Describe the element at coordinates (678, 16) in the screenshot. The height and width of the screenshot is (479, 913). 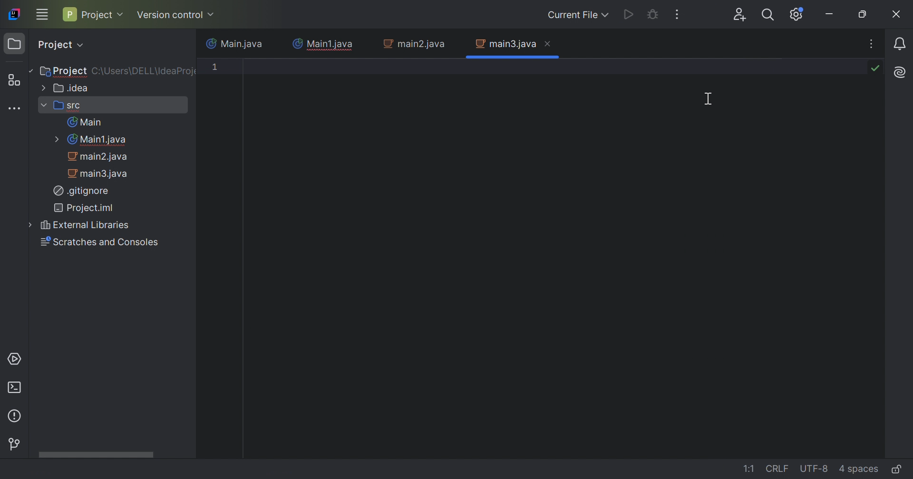
I see `More Actions` at that location.